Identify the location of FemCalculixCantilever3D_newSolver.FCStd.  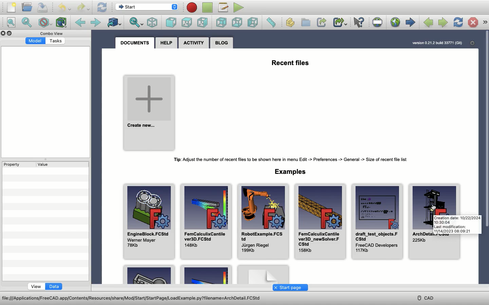
(321, 222).